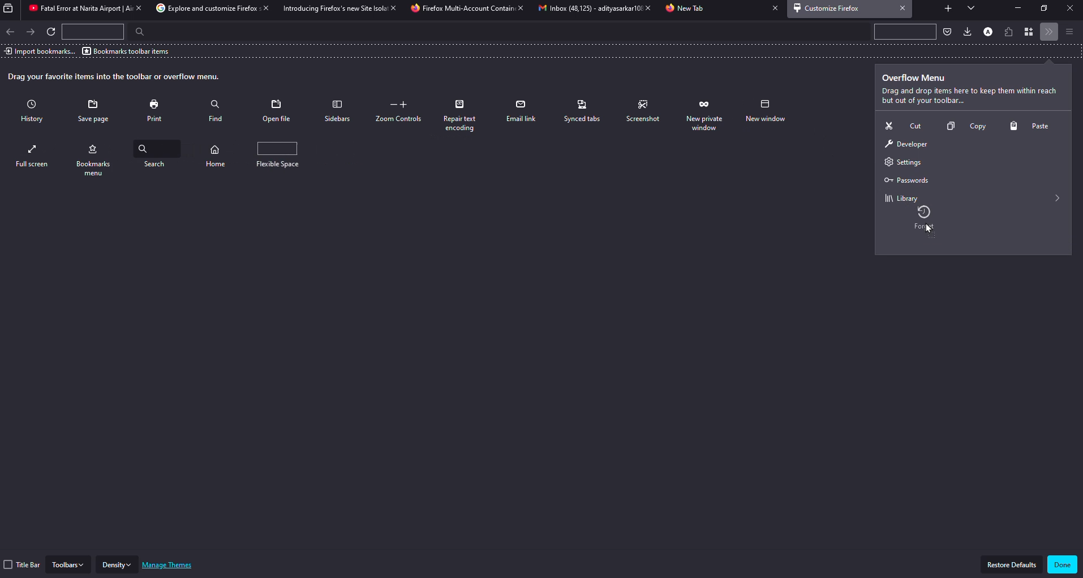 This screenshot has height=578, width=1083. I want to click on customize, so click(830, 8).